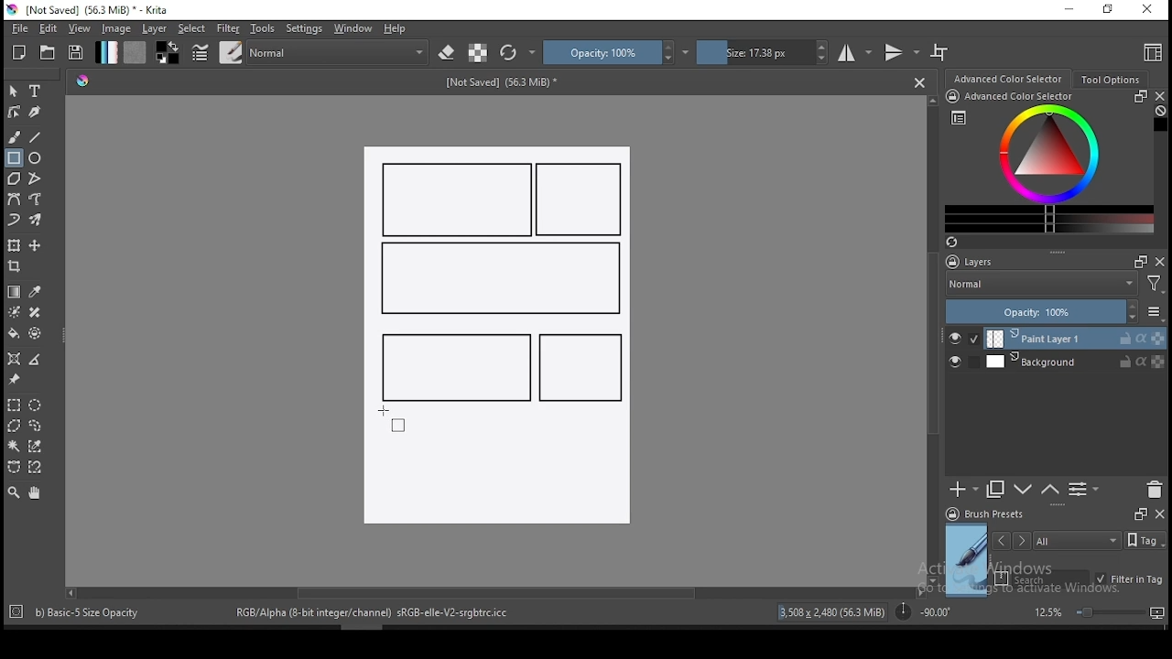  What do you see at coordinates (616, 52) in the screenshot?
I see `opacity` at bounding box center [616, 52].